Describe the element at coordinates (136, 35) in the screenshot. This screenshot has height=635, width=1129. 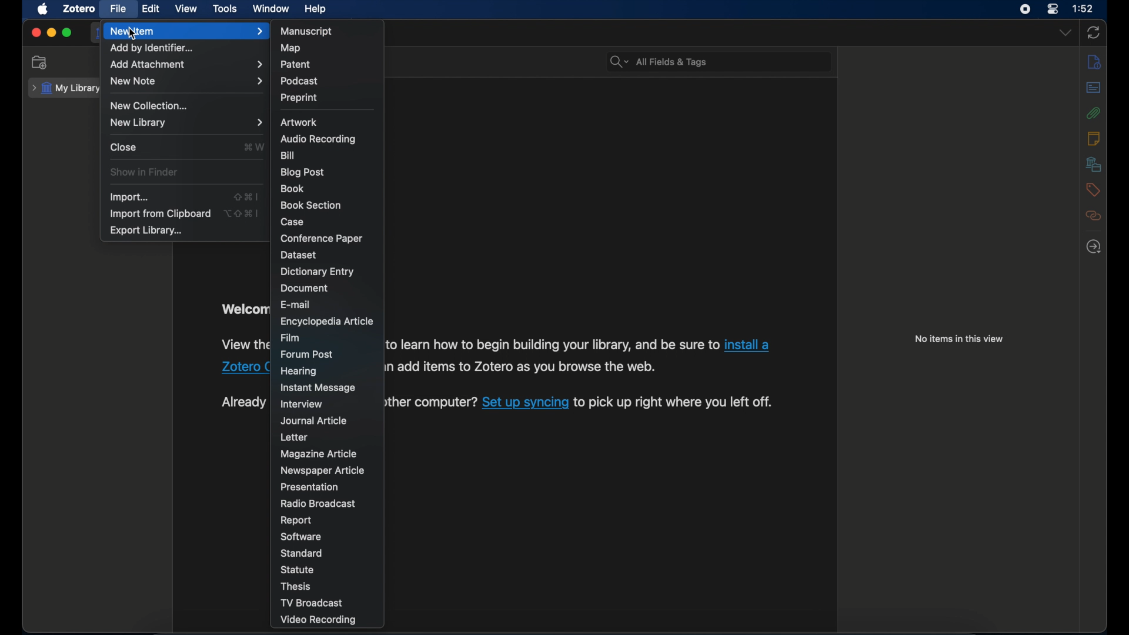
I see `cursor` at that location.